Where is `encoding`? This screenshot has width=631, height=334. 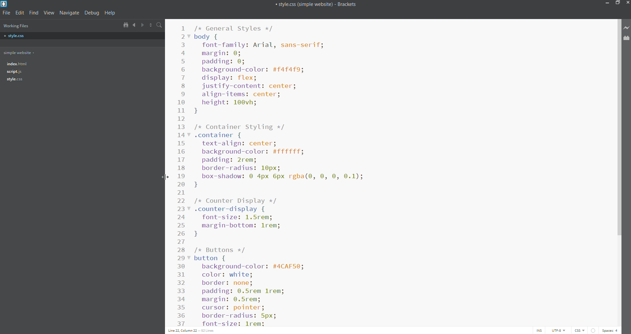
encoding is located at coordinates (558, 330).